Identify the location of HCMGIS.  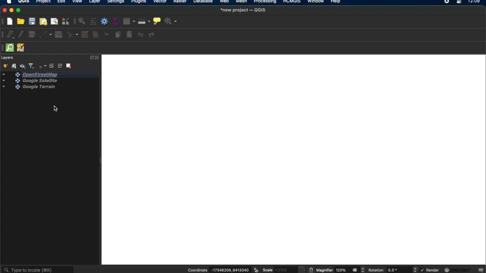
(291, 2).